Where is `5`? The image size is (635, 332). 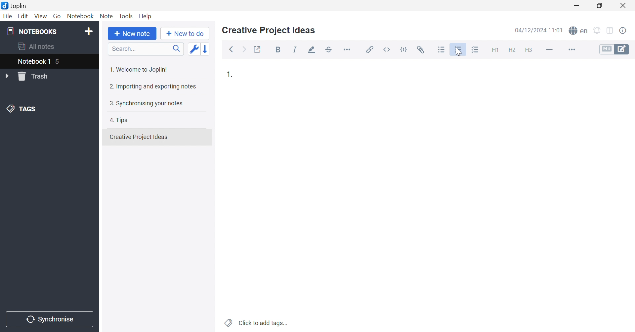
5 is located at coordinates (61, 62).